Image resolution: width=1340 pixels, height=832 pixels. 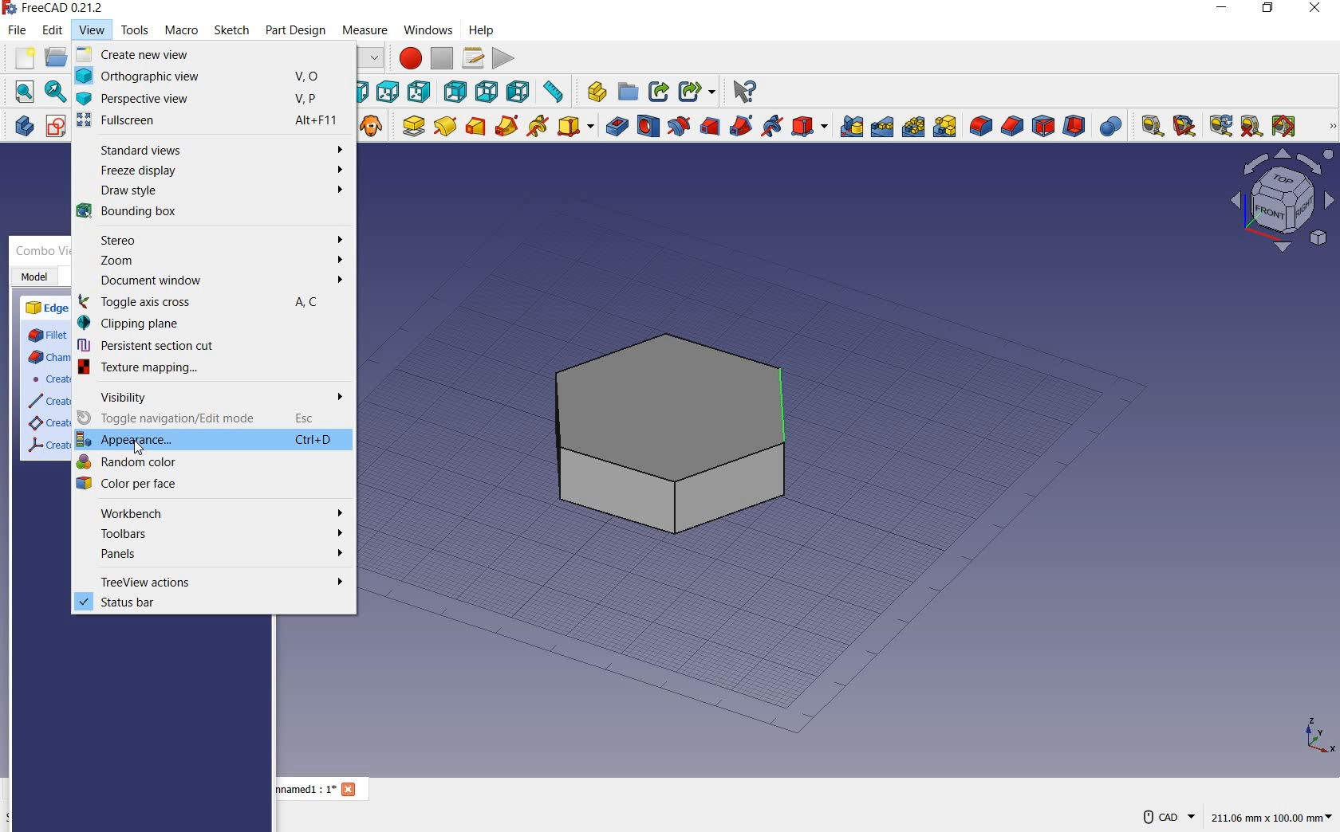 What do you see at coordinates (210, 512) in the screenshot?
I see `workbench` at bounding box center [210, 512].